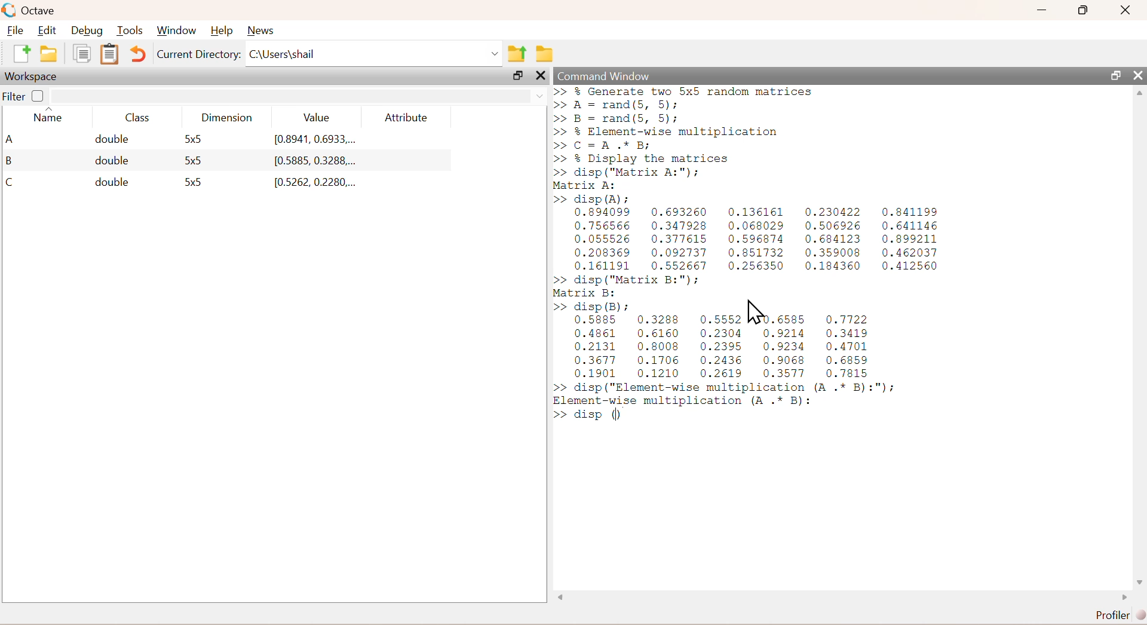  What do you see at coordinates (1042, 10) in the screenshot?
I see `Minimize` at bounding box center [1042, 10].